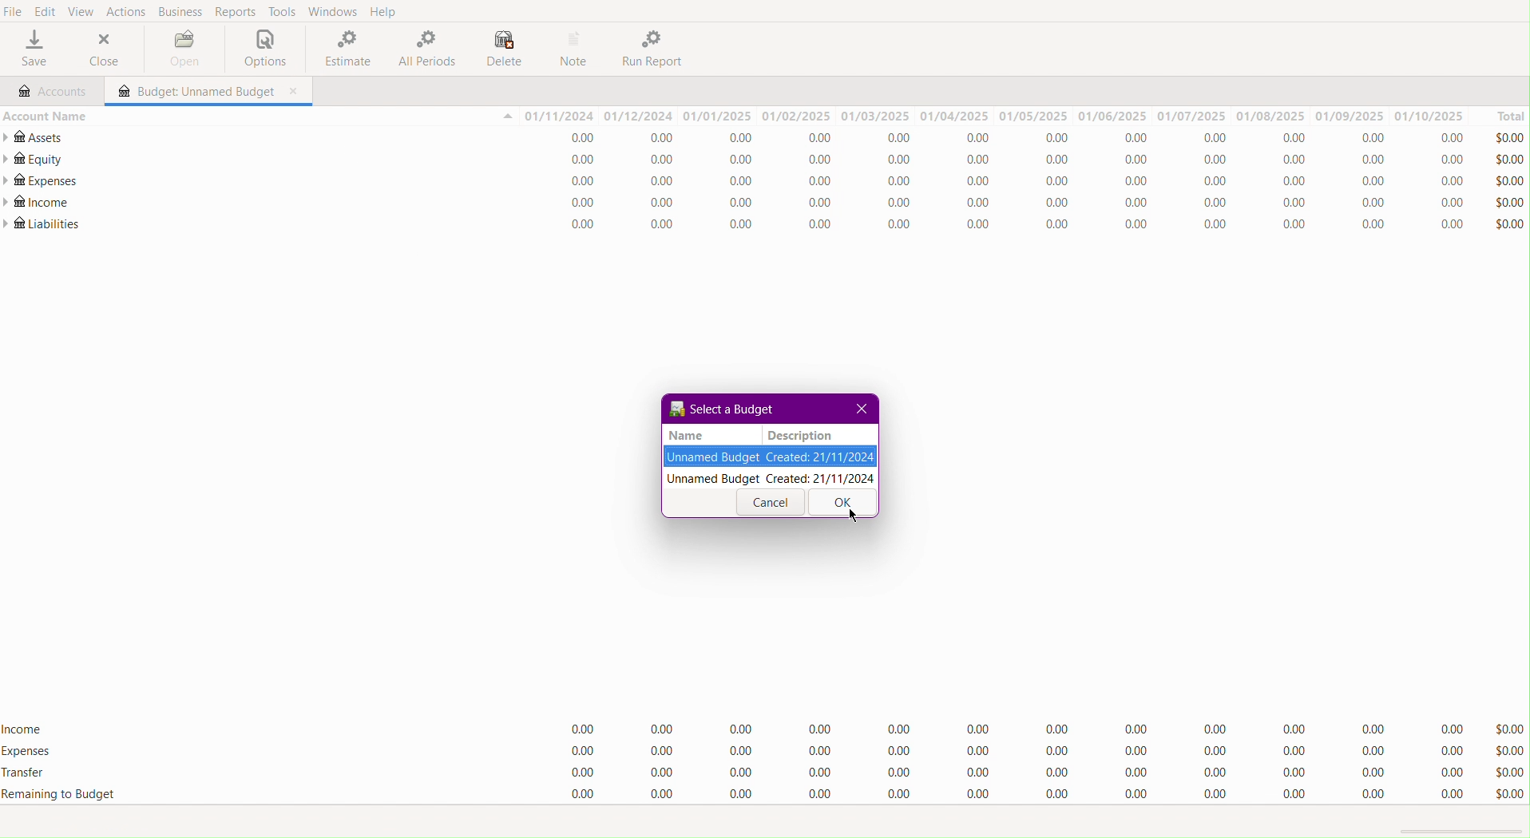 The image size is (1530, 838). I want to click on Delete, so click(503, 48).